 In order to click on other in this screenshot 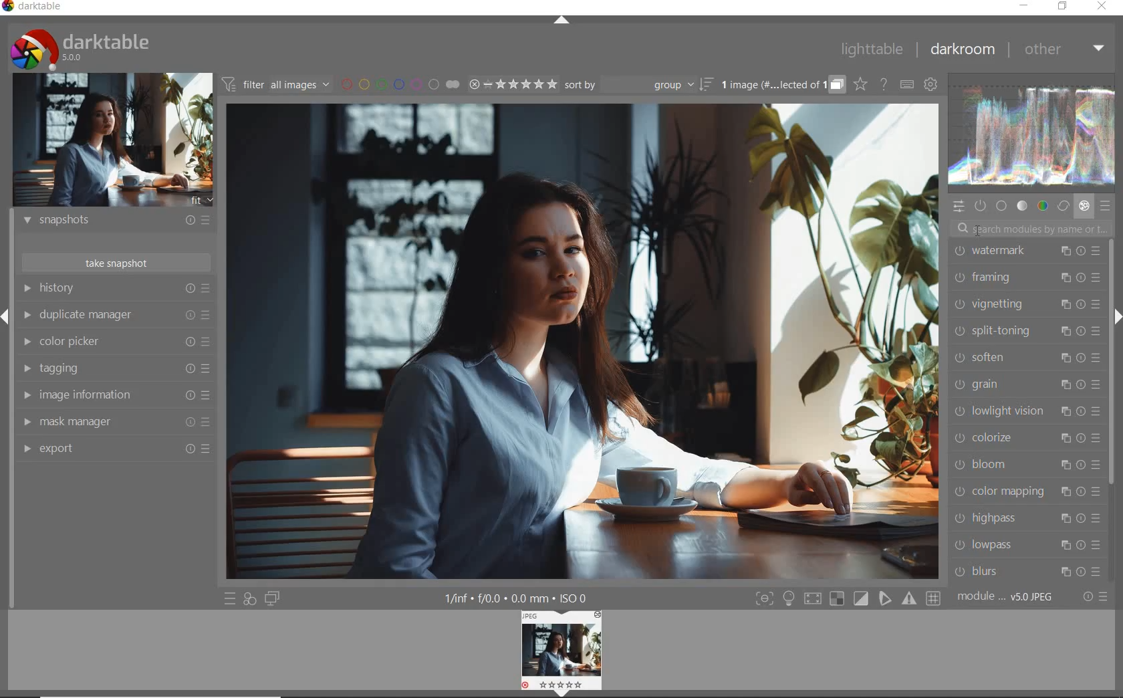, I will do `click(1066, 50)`.